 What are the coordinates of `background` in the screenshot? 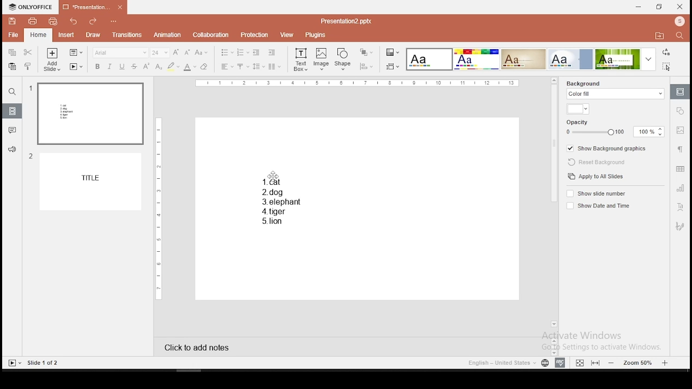 It's located at (614, 90).